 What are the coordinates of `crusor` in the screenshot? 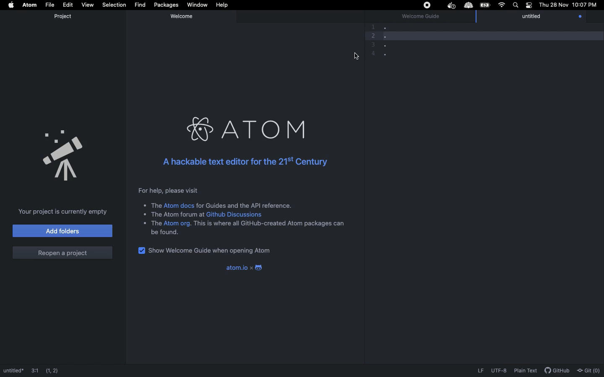 It's located at (353, 57).